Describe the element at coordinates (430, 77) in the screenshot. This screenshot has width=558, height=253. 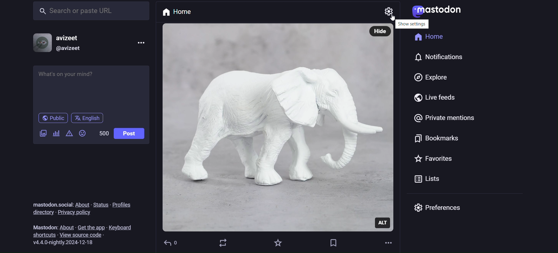
I see `Explore` at that location.